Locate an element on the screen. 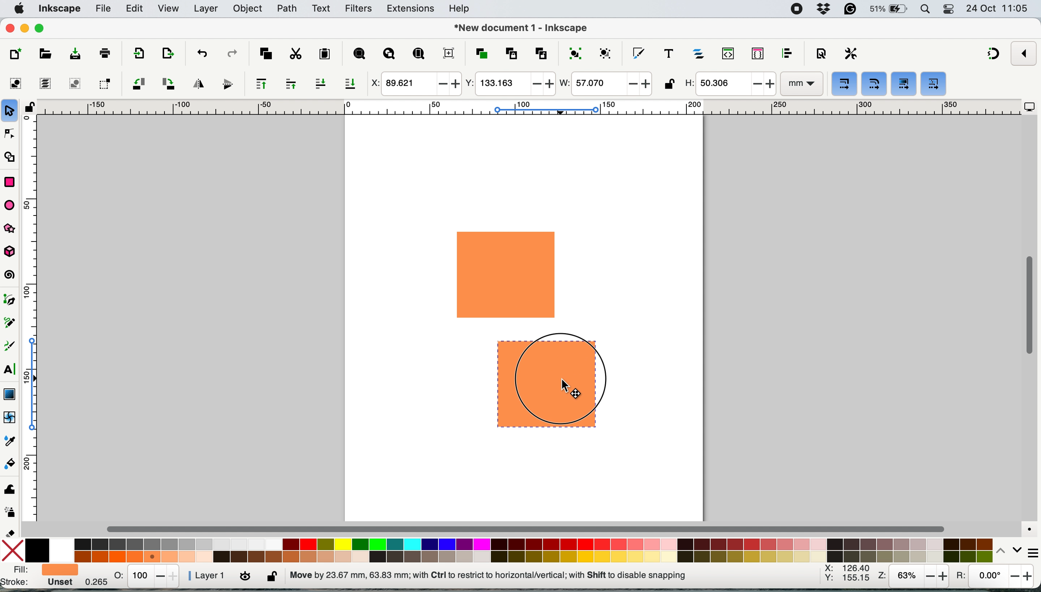  enable snapping is located at coordinates (1024, 53).